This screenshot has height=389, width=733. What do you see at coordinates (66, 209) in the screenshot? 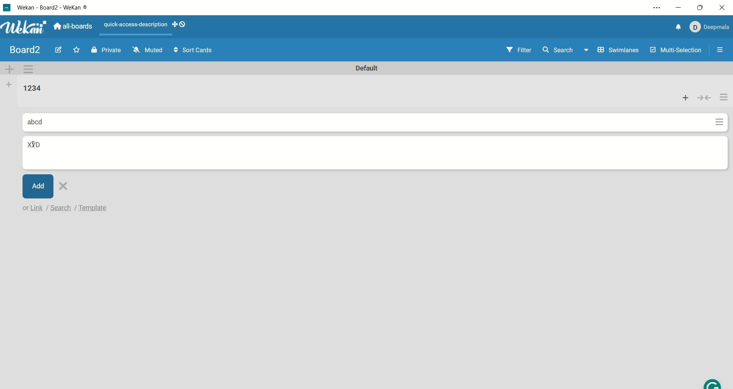
I see `text` at bounding box center [66, 209].